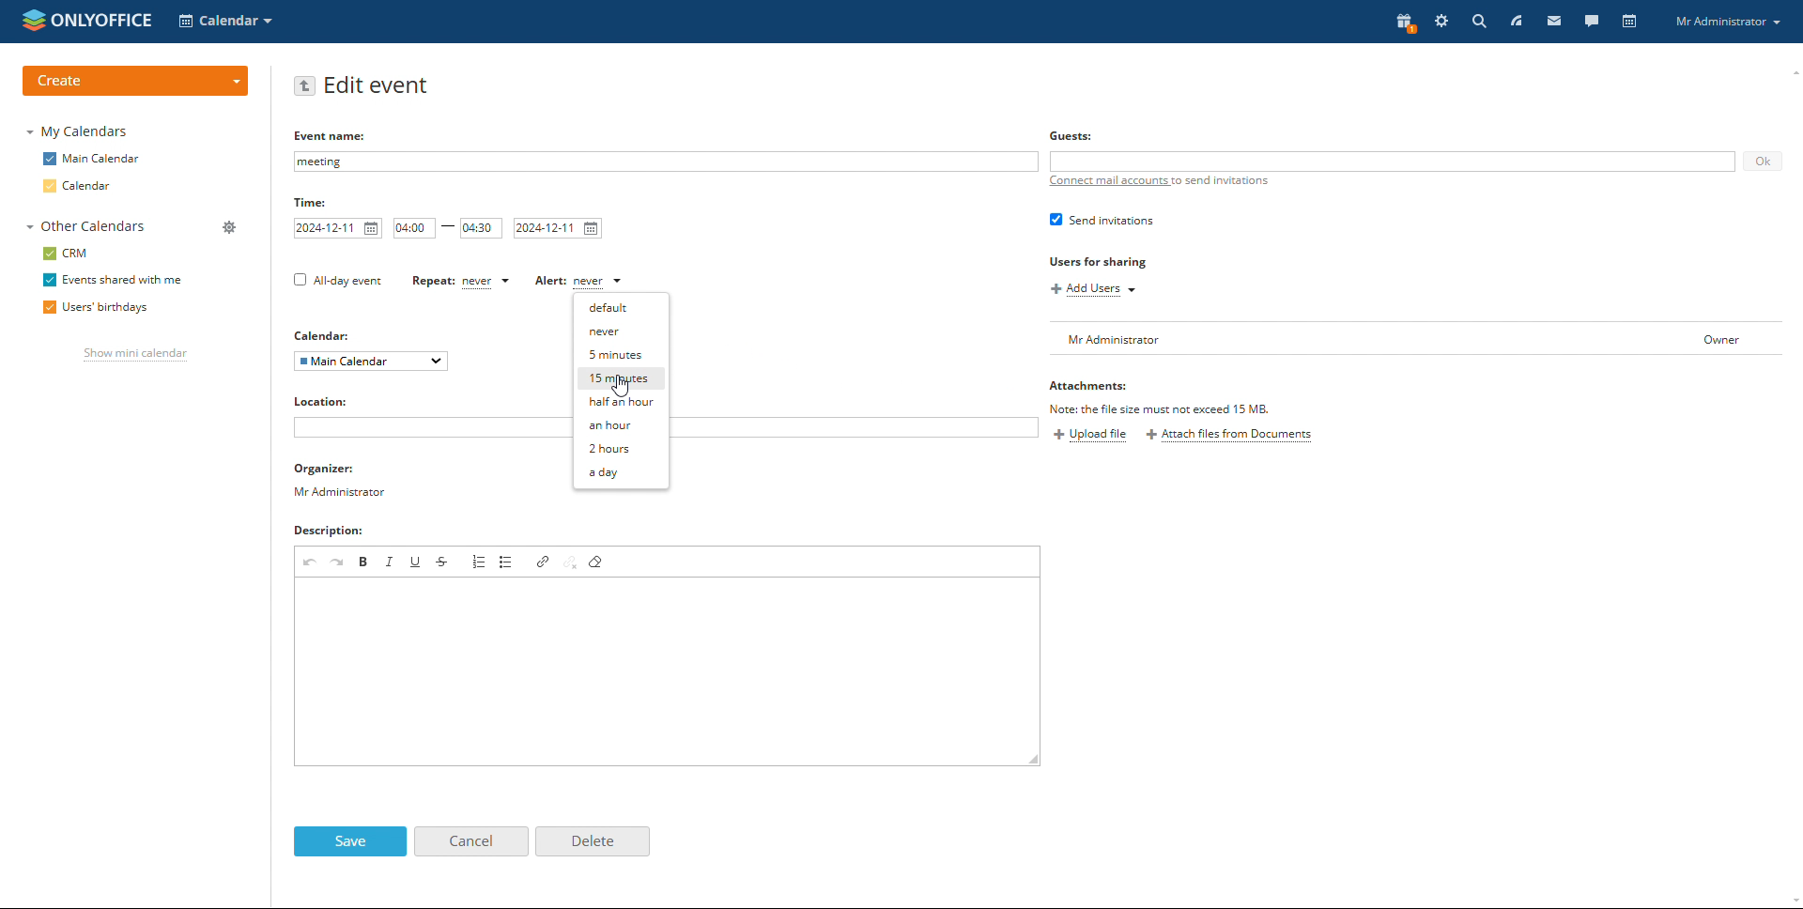 Image resolution: width=1803 pixels, height=909 pixels. What do you see at coordinates (310, 562) in the screenshot?
I see `undo` at bounding box center [310, 562].